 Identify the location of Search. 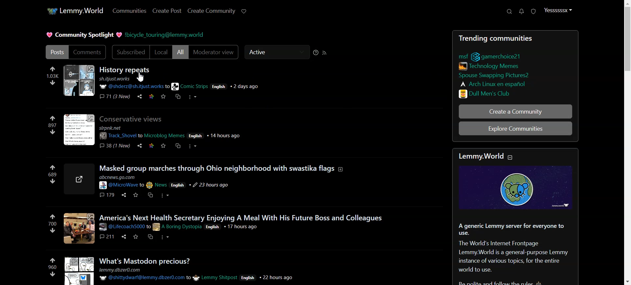
(509, 11).